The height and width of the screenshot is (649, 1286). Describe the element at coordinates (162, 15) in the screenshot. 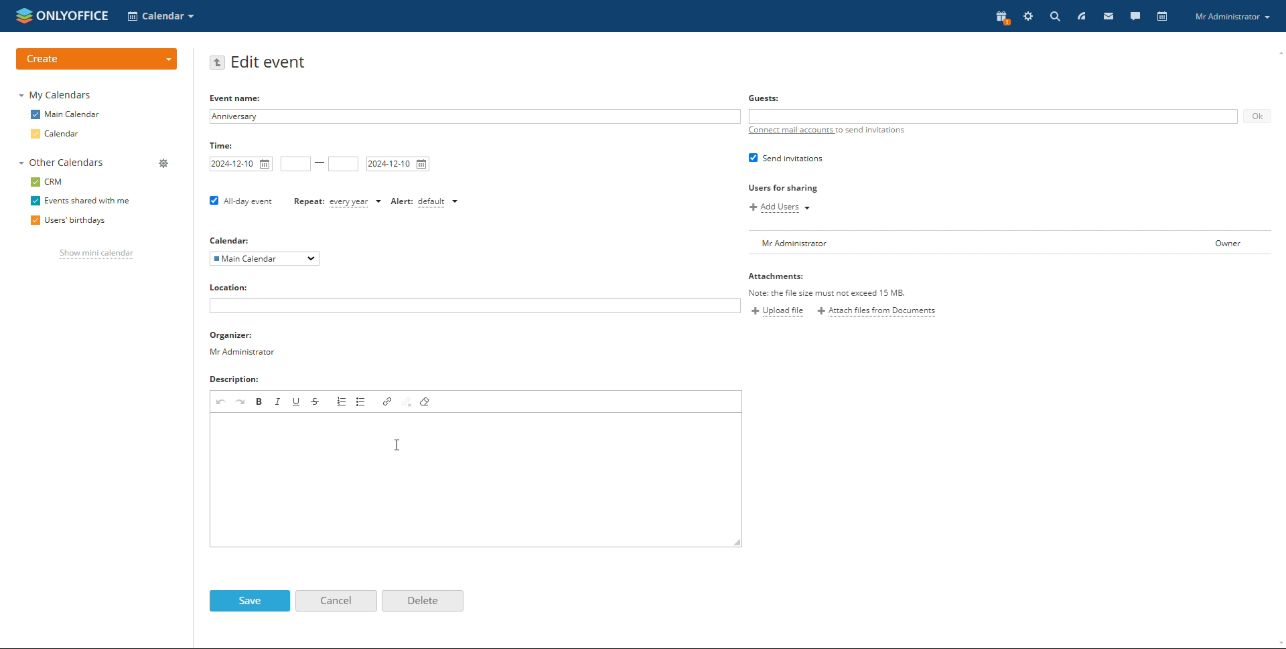

I see `select application` at that location.